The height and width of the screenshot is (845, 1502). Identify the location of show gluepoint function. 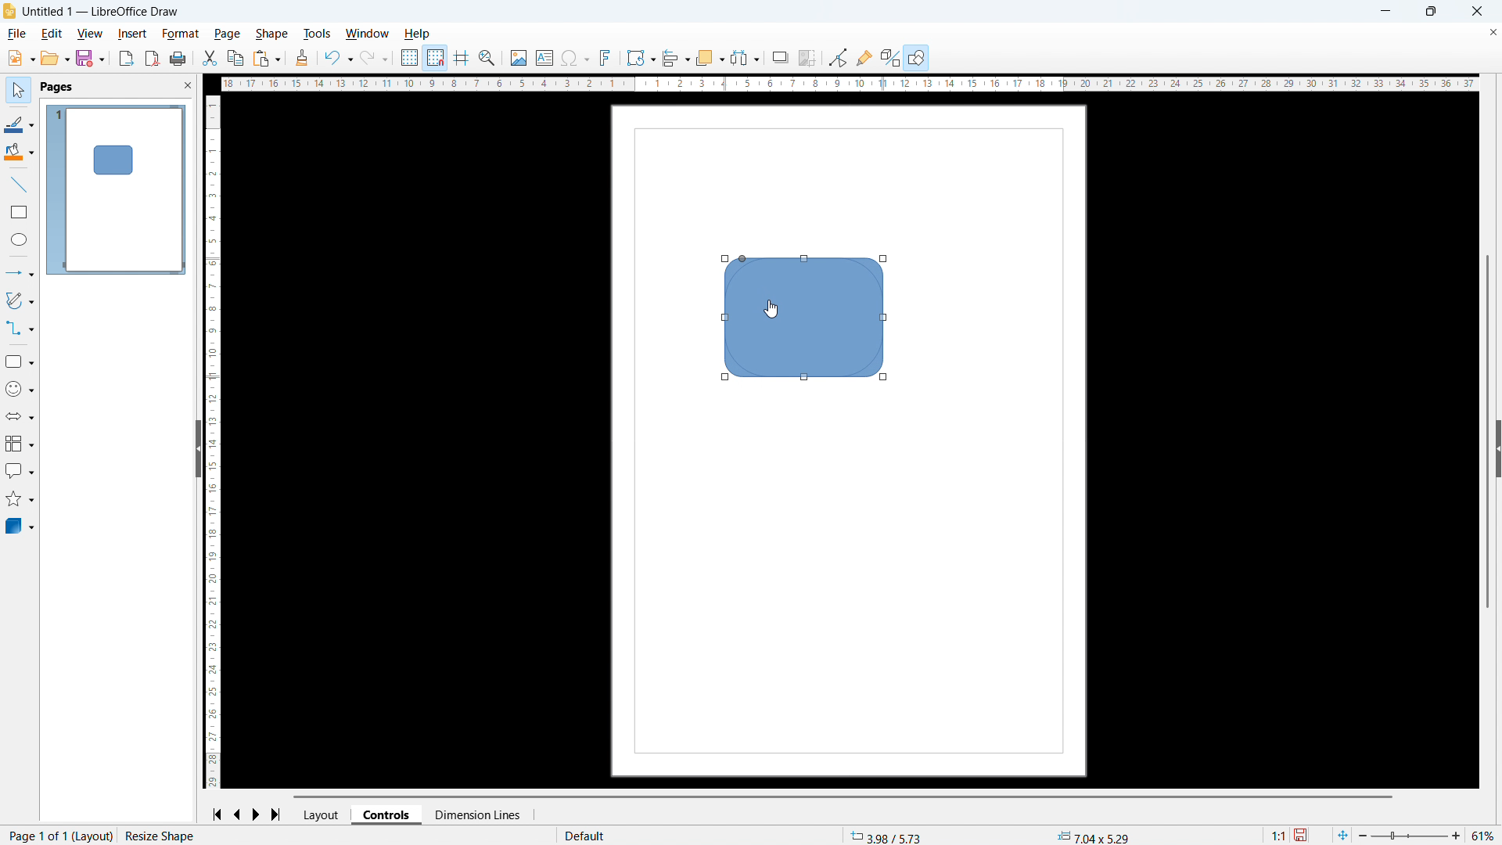
(864, 57).